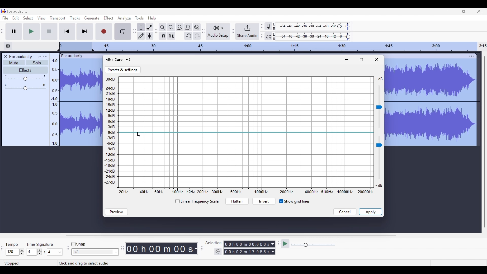  I want to click on Snap toggle, so click(78, 244).